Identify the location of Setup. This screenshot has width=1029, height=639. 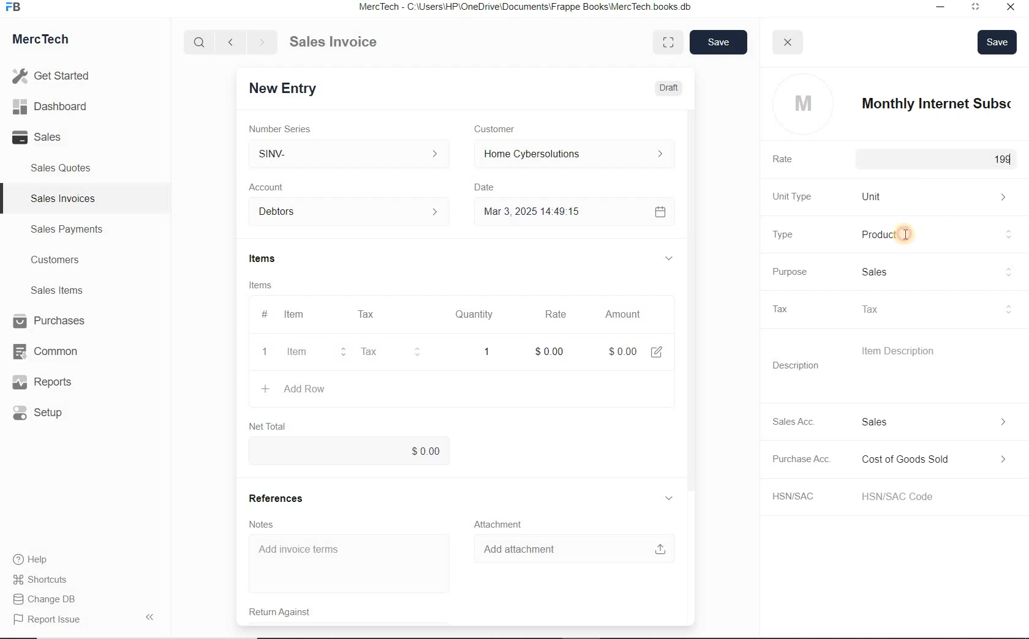
(51, 413).